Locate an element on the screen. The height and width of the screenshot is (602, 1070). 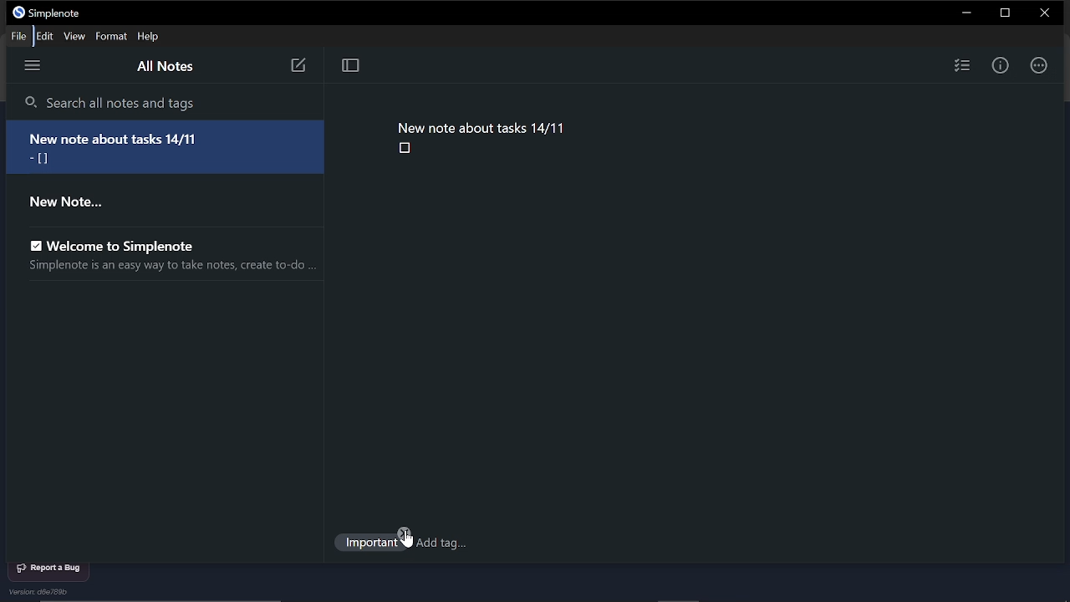
View is located at coordinates (74, 36).